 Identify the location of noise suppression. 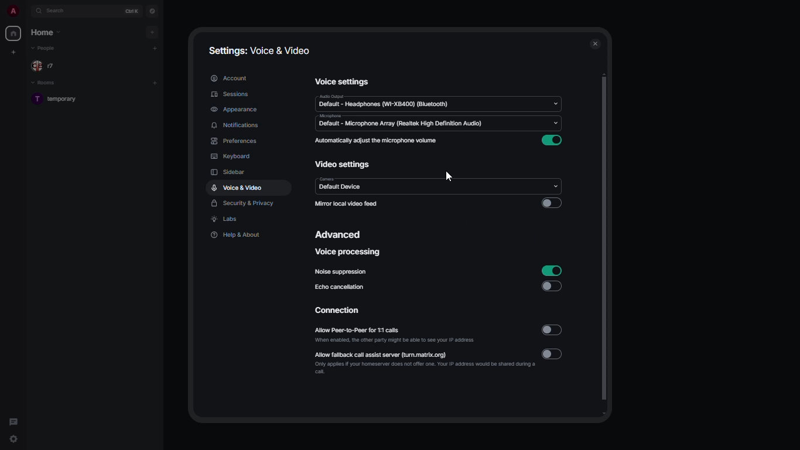
(343, 271).